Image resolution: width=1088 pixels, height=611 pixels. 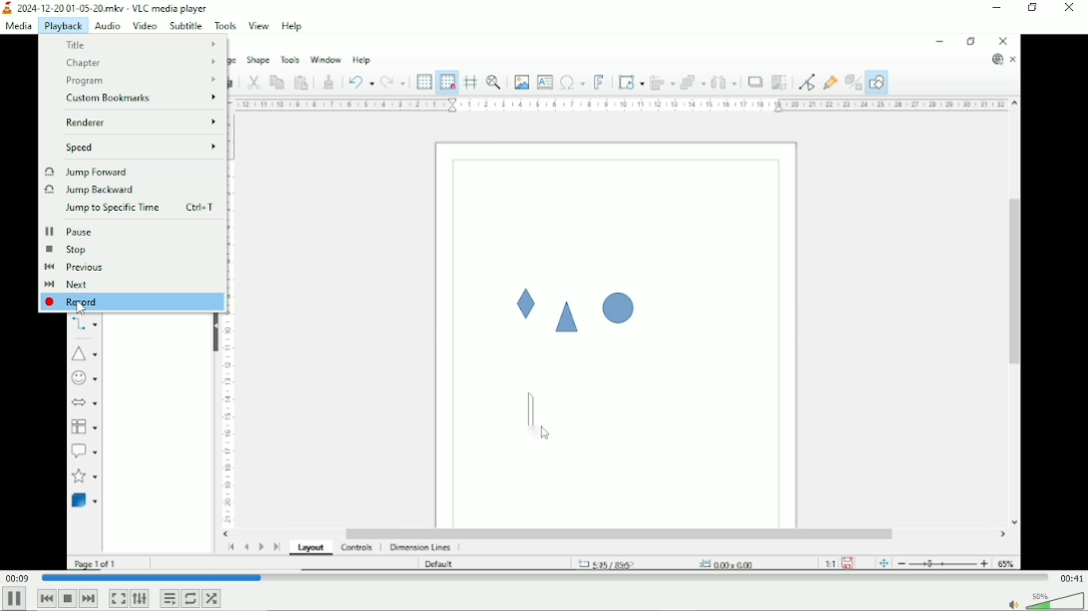 What do you see at coordinates (1070, 578) in the screenshot?
I see `Total duration` at bounding box center [1070, 578].